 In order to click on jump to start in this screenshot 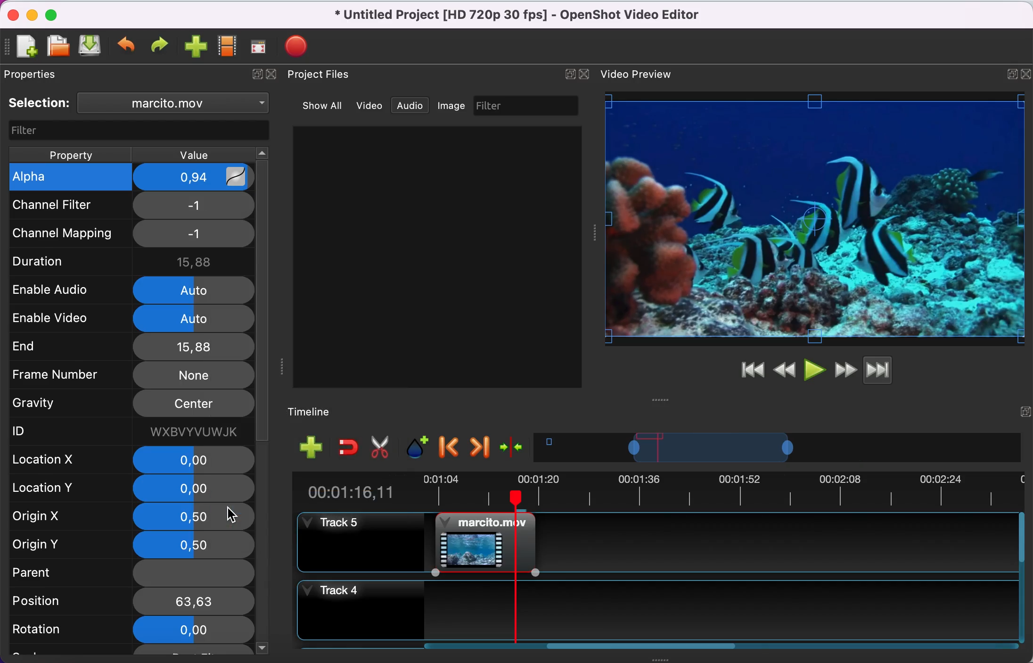, I will do `click(752, 371)`.